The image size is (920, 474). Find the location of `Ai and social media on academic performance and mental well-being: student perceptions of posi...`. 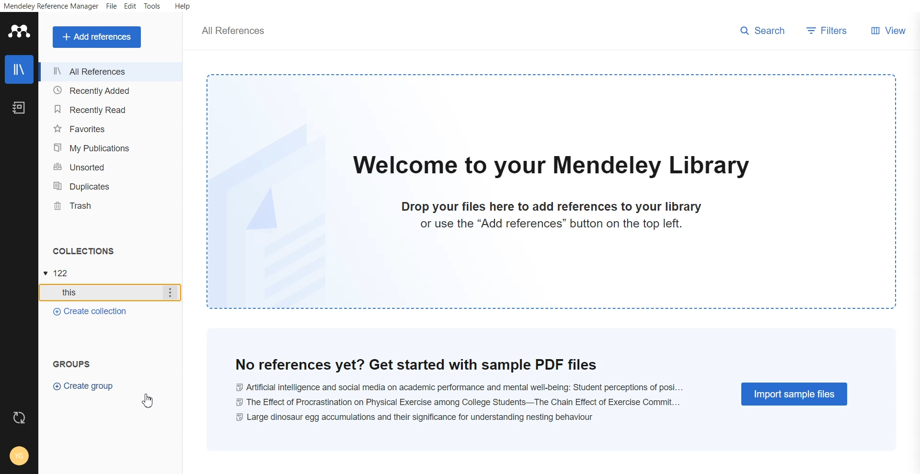

Ai and social media on academic performance and mental well-being: student perceptions of posi... is located at coordinates (460, 385).